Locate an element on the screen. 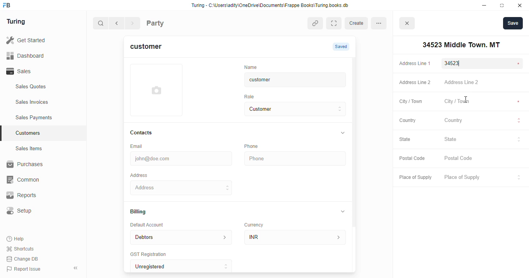 The height and width of the screenshot is (278, 529). Postal Code is located at coordinates (483, 159).